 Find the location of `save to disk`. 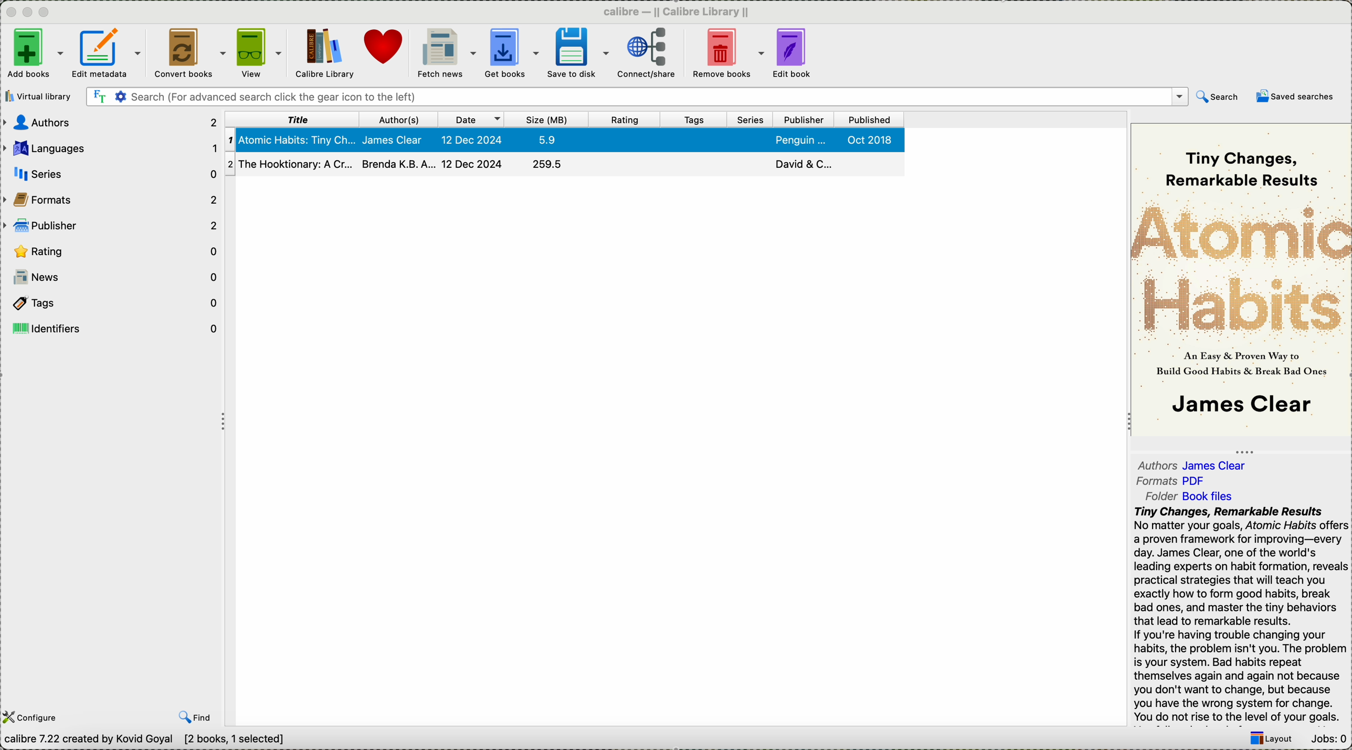

save to disk is located at coordinates (575, 52).